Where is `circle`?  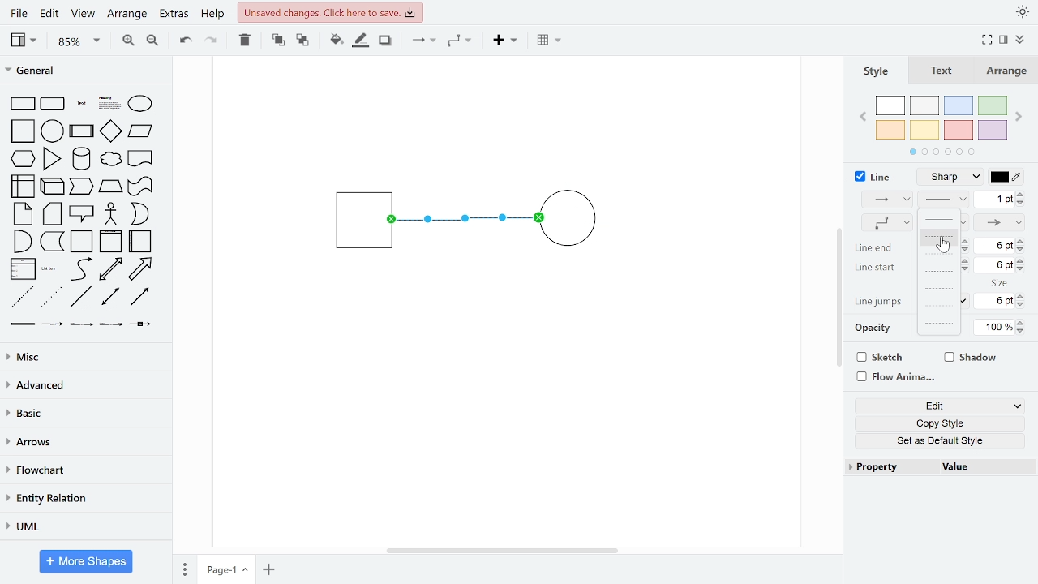
circle is located at coordinates (53, 131).